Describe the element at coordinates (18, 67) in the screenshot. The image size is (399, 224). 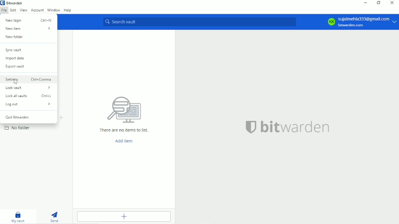
I see `Export vault` at that location.